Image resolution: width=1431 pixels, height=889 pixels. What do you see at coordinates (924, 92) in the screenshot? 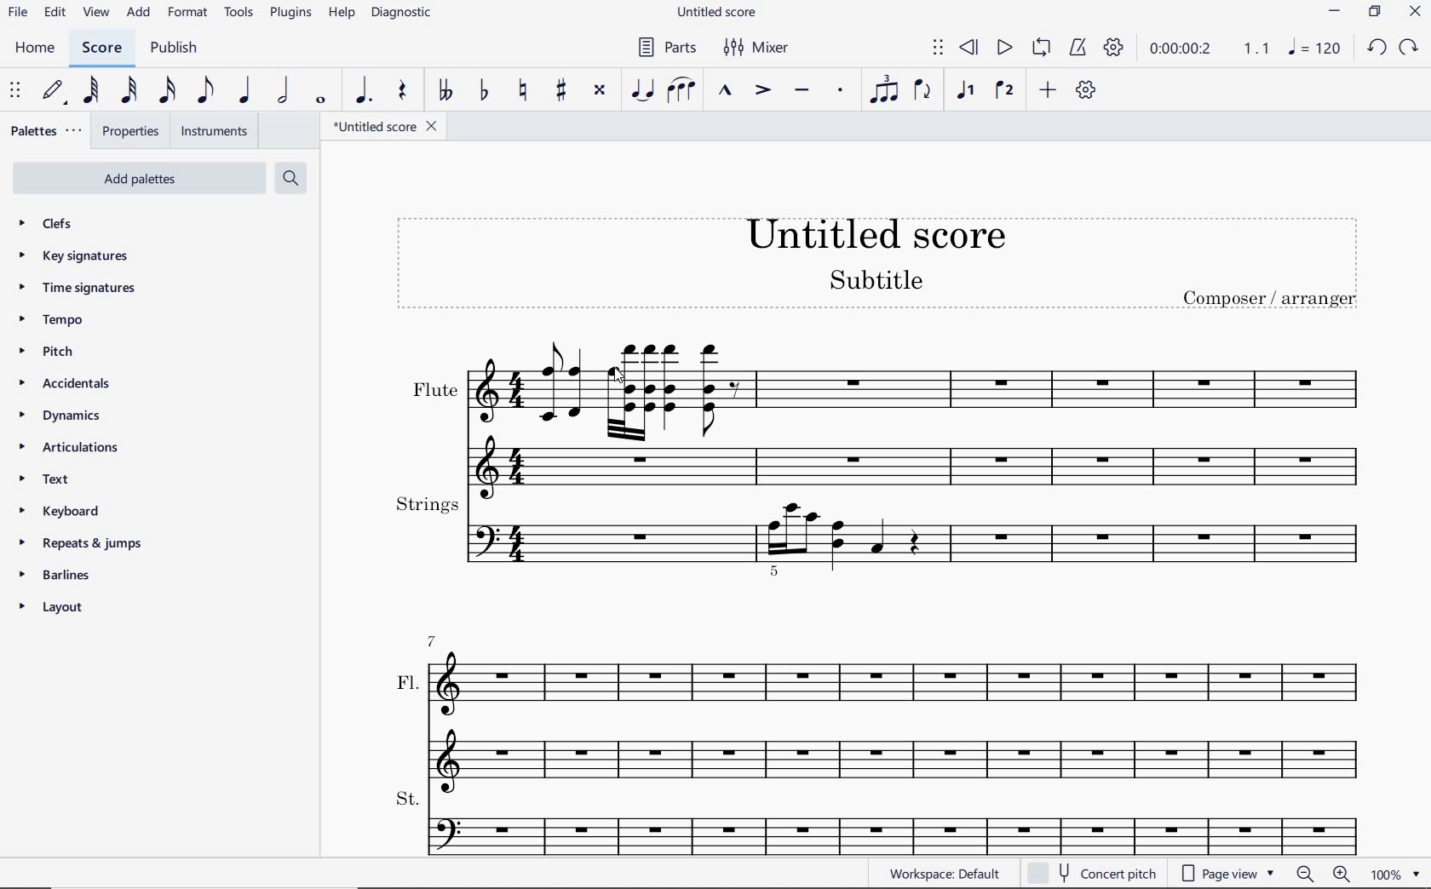
I see `FLIP DIRECTION` at bounding box center [924, 92].